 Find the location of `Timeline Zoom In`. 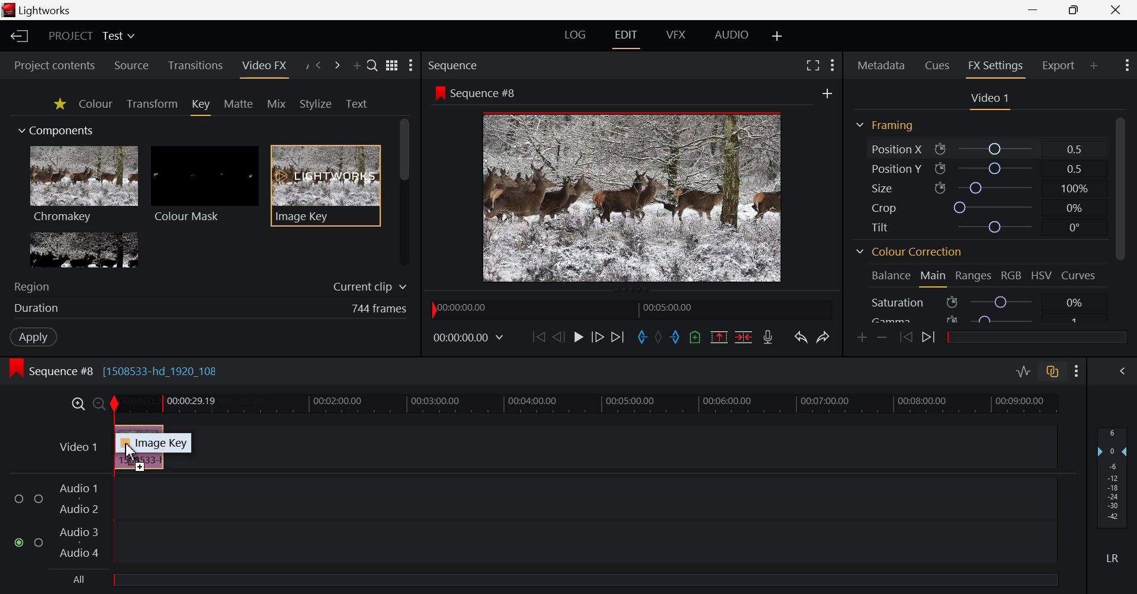

Timeline Zoom In is located at coordinates (77, 402).